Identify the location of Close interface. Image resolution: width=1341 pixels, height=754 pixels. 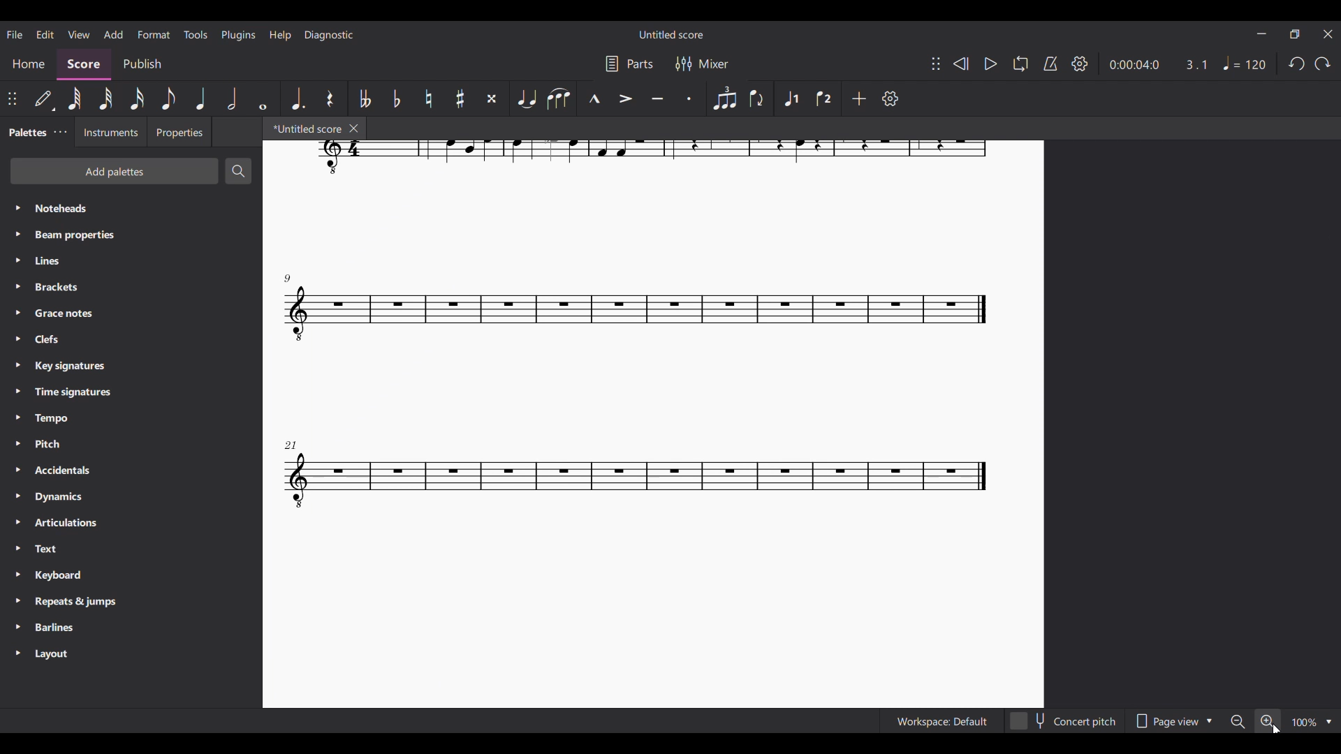
(1328, 34).